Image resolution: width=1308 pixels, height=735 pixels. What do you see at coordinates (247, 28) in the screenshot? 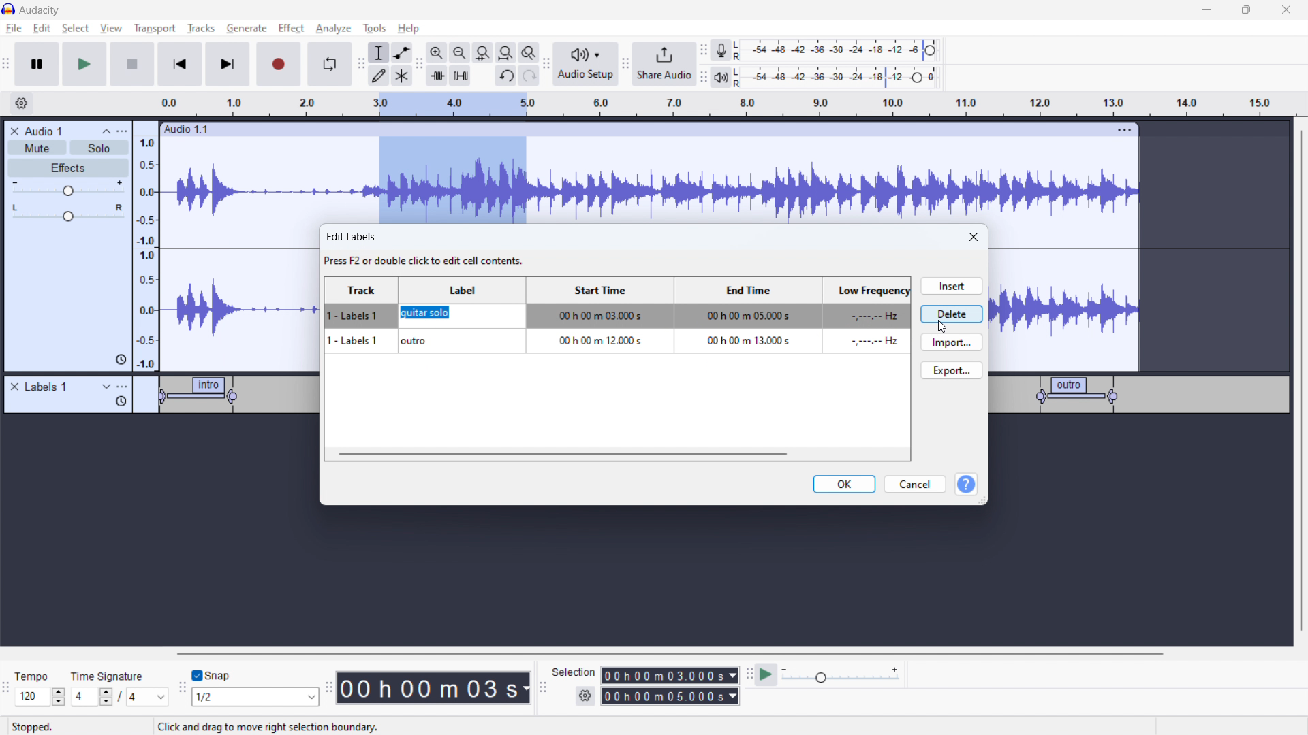
I see `generate` at bounding box center [247, 28].